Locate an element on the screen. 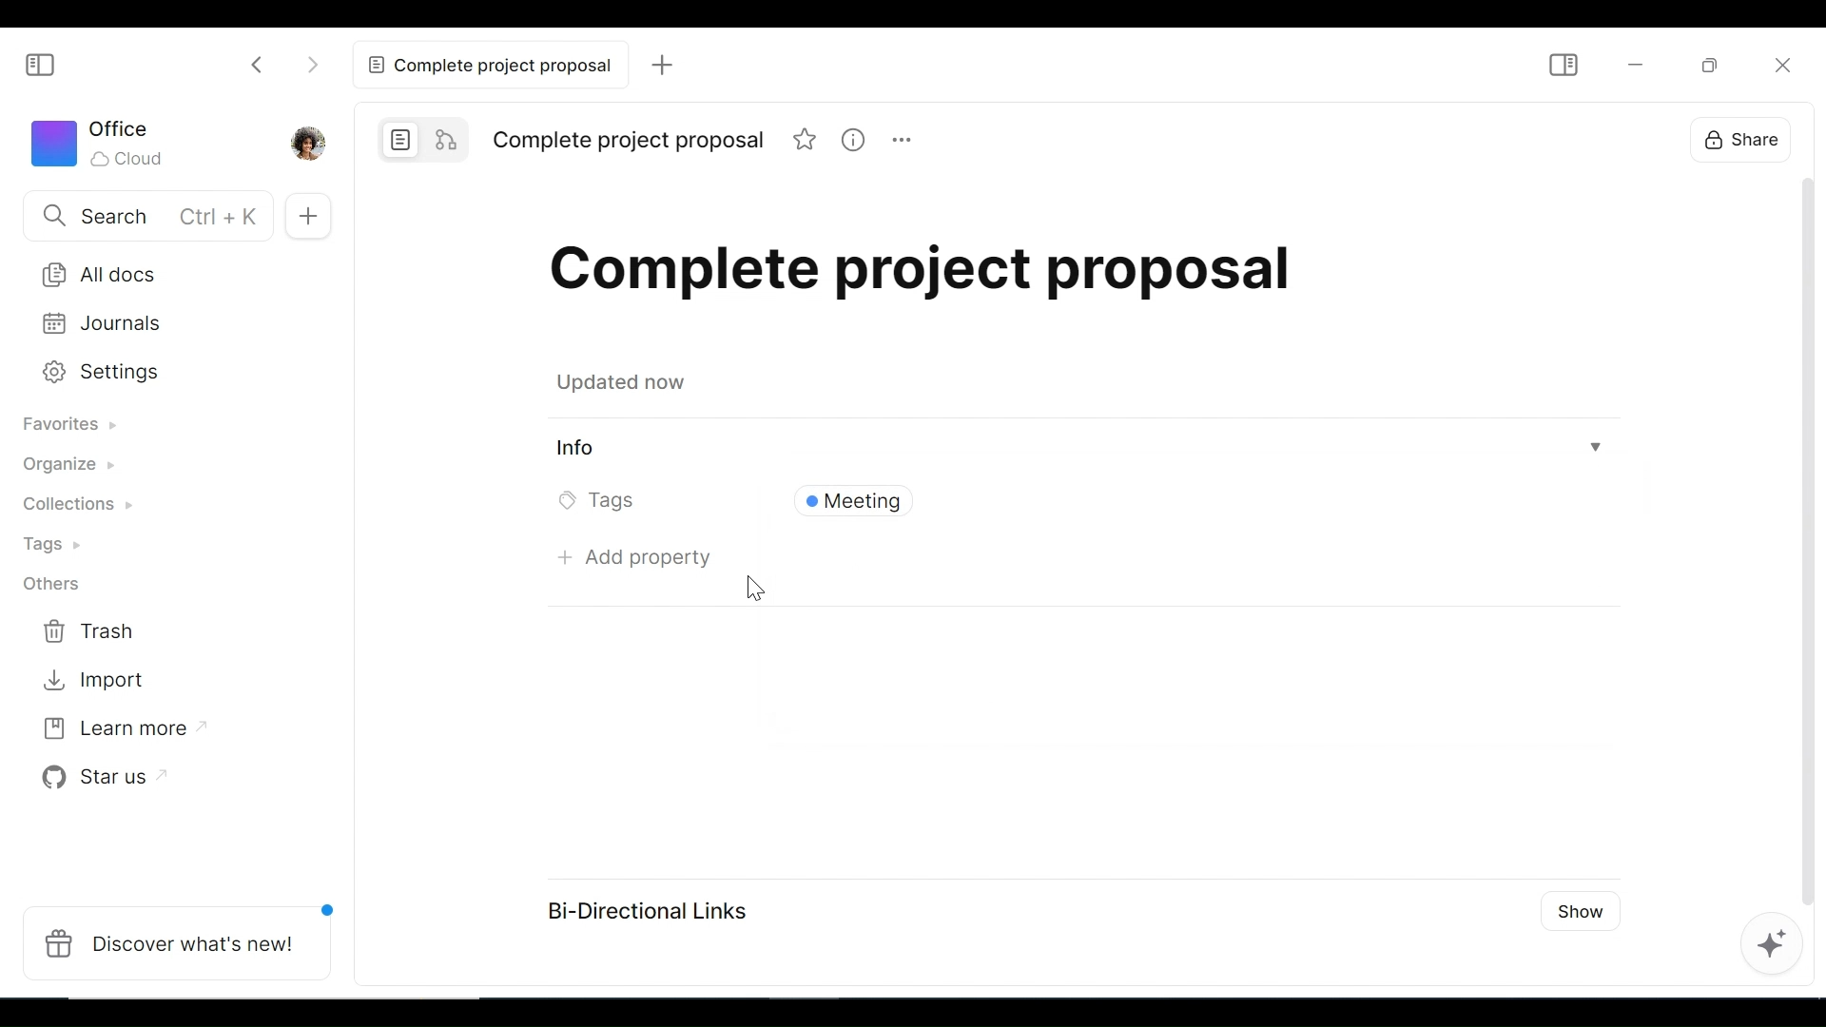 The image size is (1826, 1027). View Information is located at coordinates (1082, 449).